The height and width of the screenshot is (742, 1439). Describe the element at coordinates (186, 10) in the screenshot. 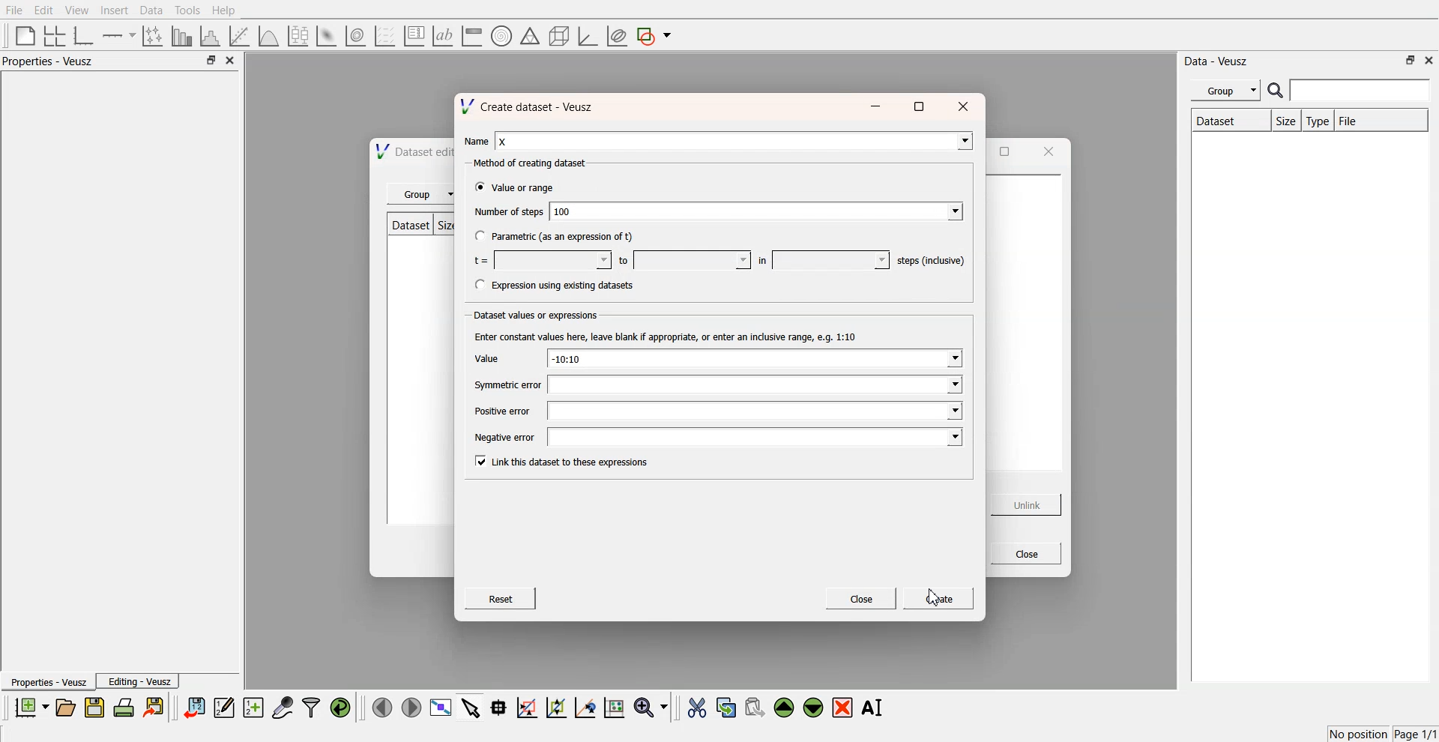

I see `Tools` at that location.